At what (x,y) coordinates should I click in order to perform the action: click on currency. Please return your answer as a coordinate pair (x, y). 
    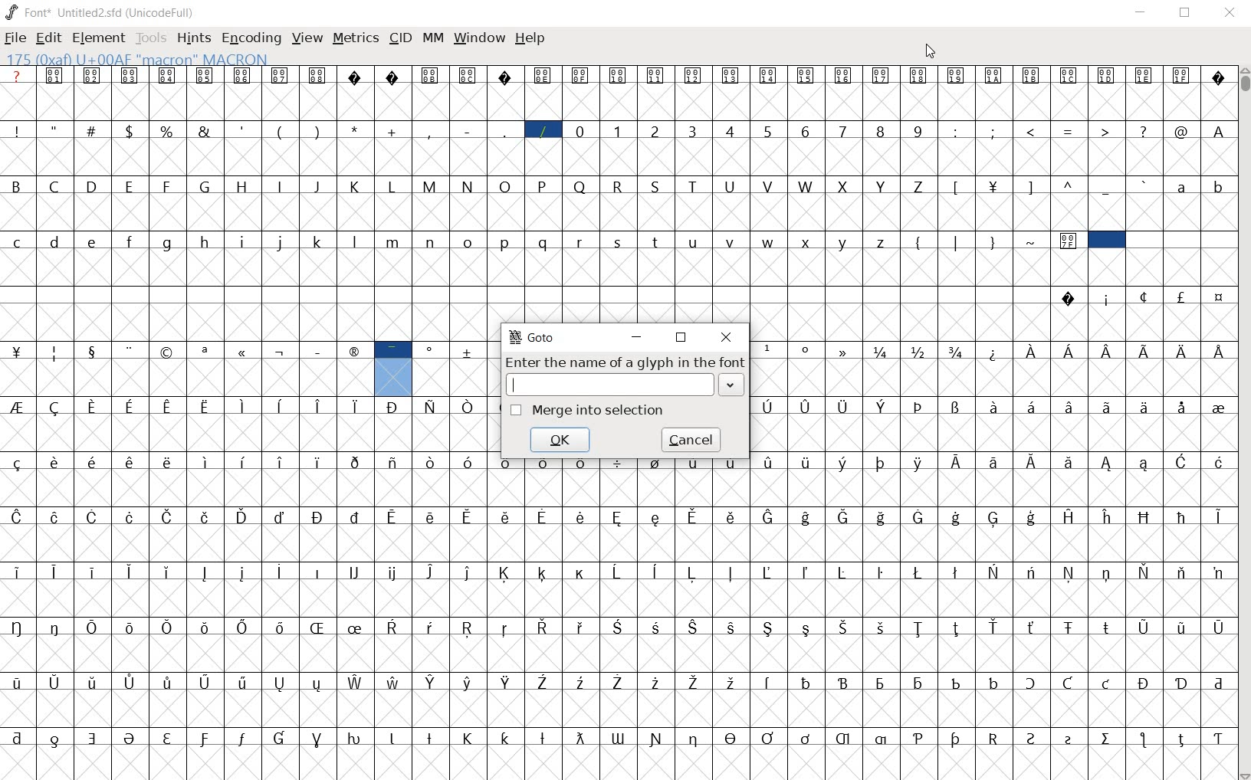
    Looking at the image, I should click on (995, 203).